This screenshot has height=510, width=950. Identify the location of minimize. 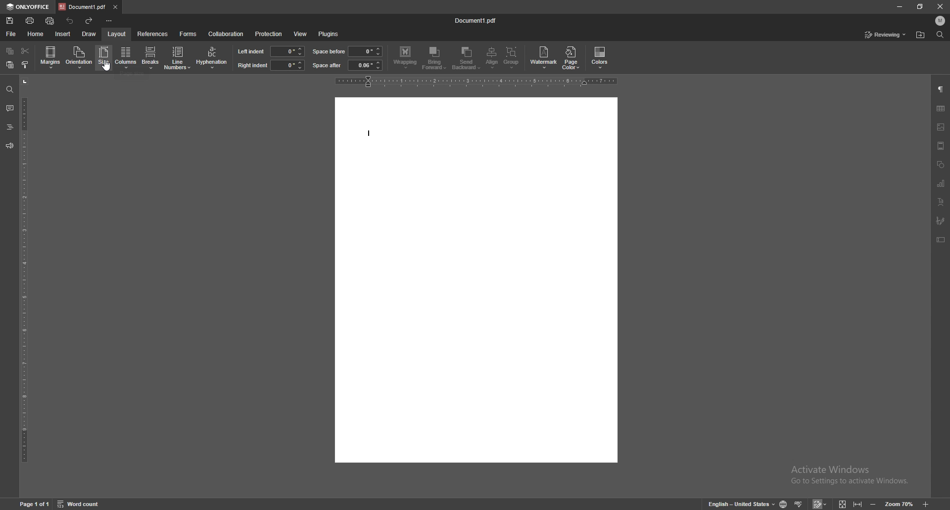
(899, 6).